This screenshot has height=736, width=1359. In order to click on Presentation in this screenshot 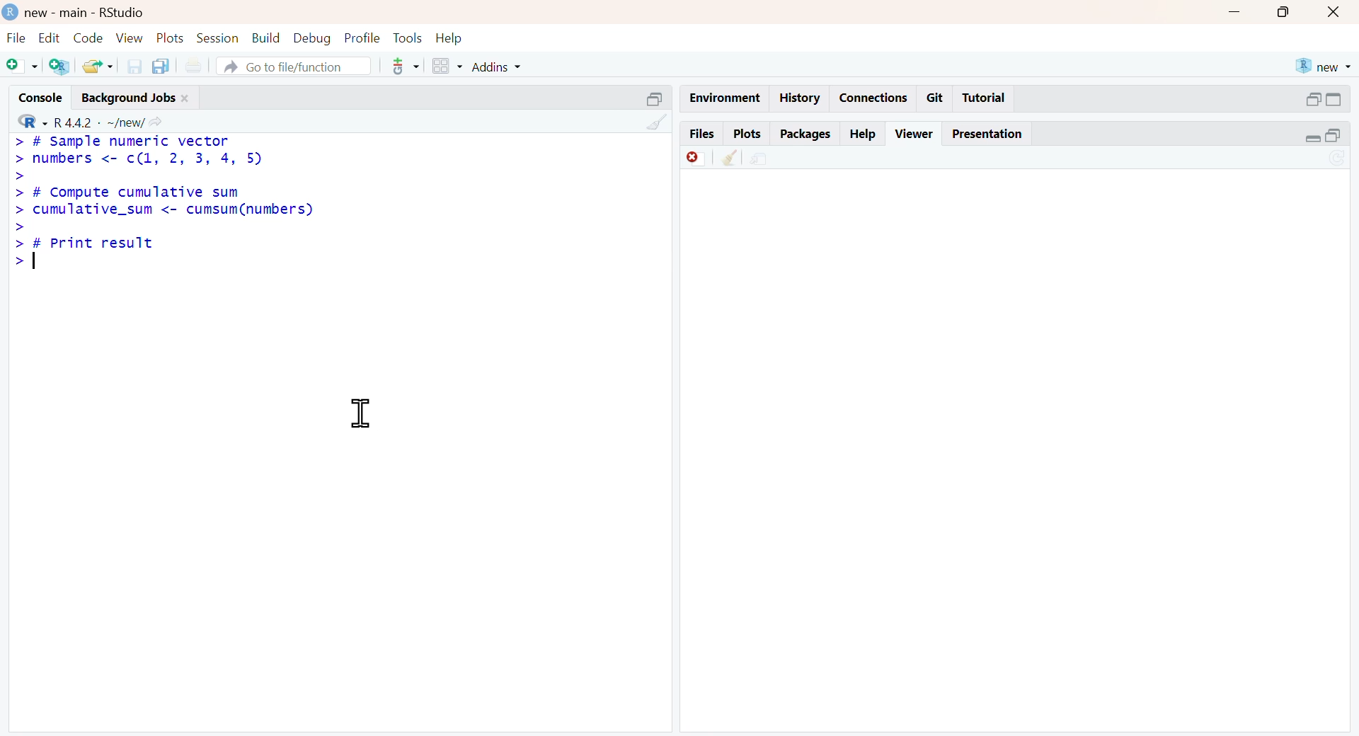, I will do `click(987, 135)`.